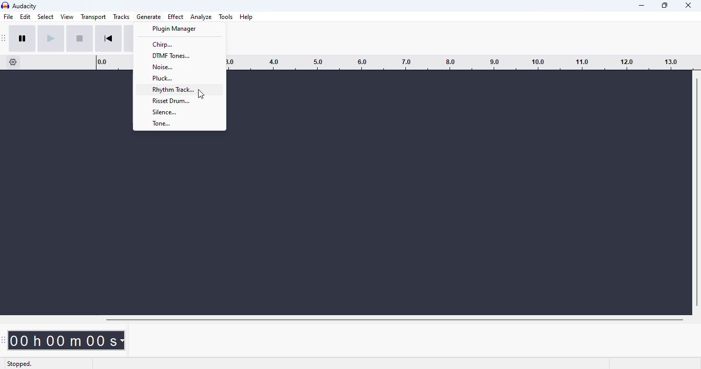 This screenshot has width=701, height=369. Describe the element at coordinates (178, 123) in the screenshot. I see `tone` at that location.